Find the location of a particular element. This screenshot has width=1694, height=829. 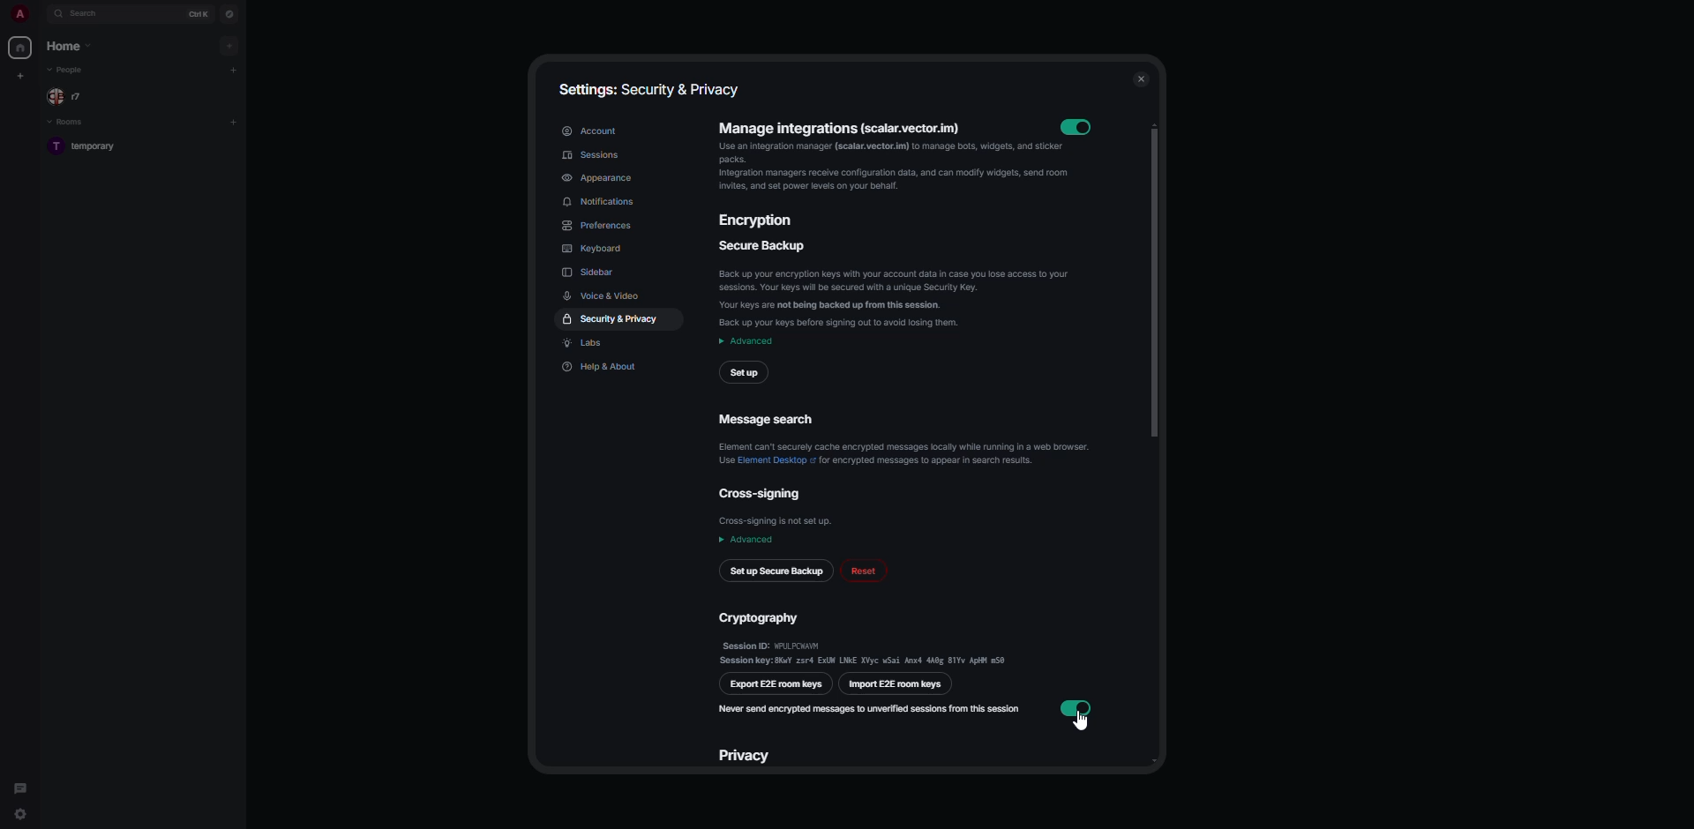

threads is located at coordinates (21, 784).